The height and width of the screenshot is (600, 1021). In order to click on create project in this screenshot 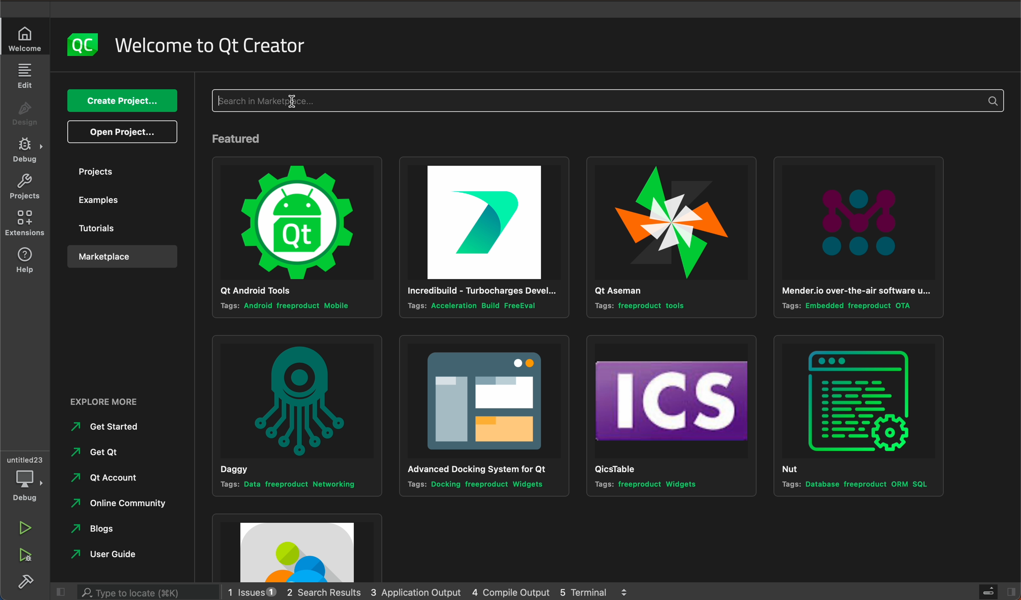, I will do `click(121, 100)`.